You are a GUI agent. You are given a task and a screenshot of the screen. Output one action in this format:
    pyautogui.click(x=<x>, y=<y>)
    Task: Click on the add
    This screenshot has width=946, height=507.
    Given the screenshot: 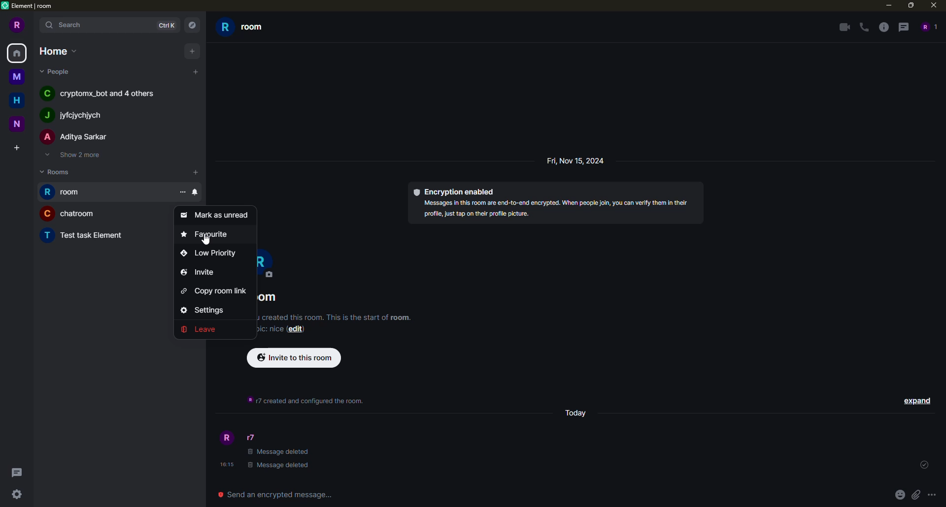 What is the action you would take?
    pyautogui.click(x=196, y=174)
    